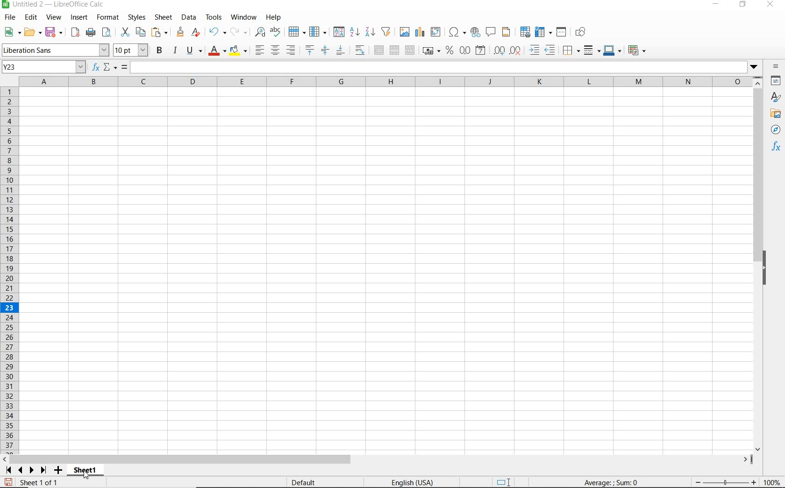 The width and height of the screenshot is (785, 488). Describe the element at coordinates (776, 66) in the screenshot. I see `SIDEBAR SETTINGS` at that location.